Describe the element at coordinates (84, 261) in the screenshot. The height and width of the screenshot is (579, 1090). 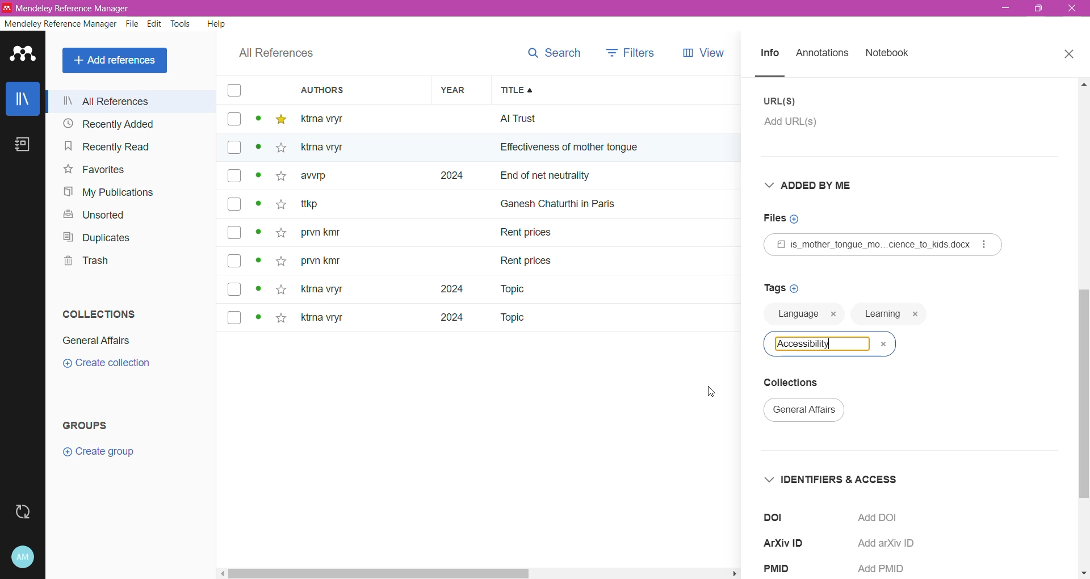
I see `Trash` at that location.